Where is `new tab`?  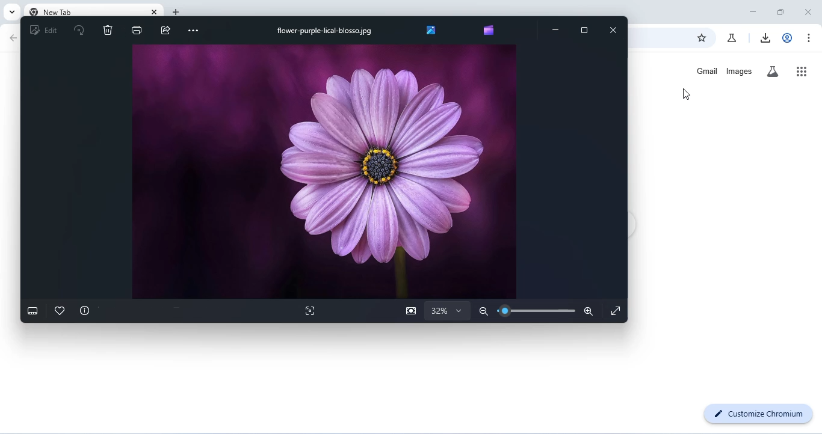 new tab is located at coordinates (53, 11).